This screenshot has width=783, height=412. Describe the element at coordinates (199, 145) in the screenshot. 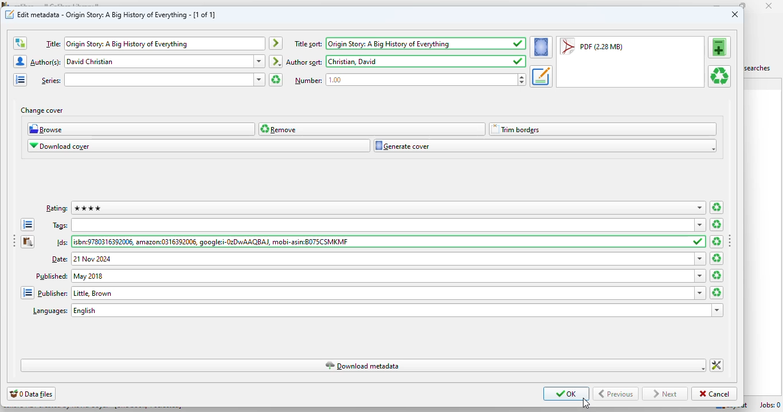

I see `download cover` at that location.